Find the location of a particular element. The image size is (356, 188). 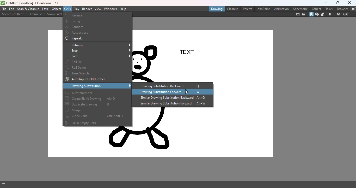

Field guide is located at coordinates (304, 14).